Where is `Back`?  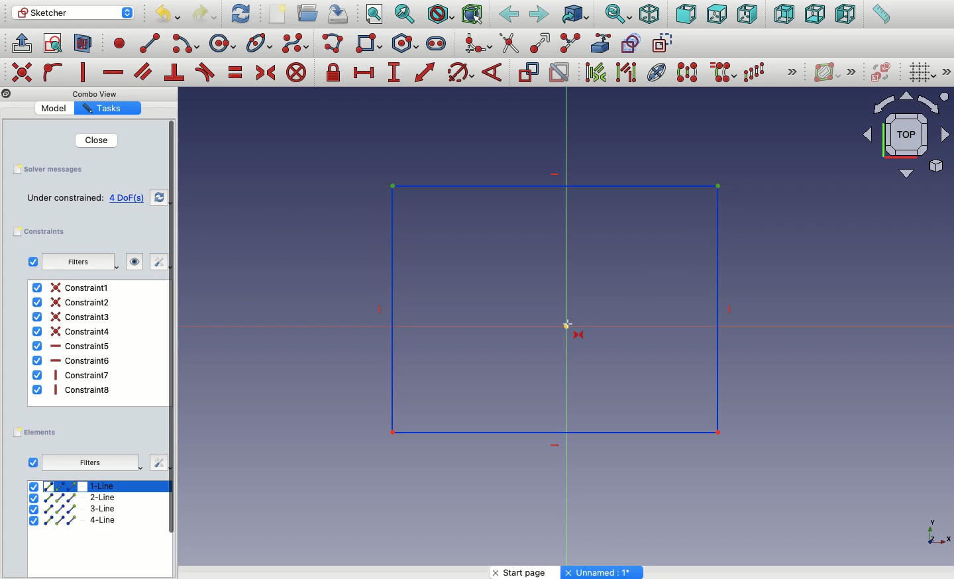
Back is located at coordinates (509, 15).